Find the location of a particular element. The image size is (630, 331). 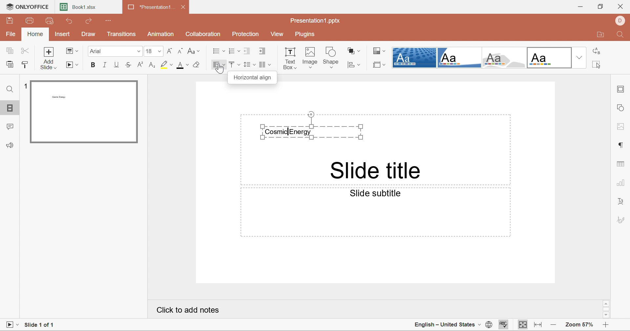

Cursor is located at coordinates (221, 69).